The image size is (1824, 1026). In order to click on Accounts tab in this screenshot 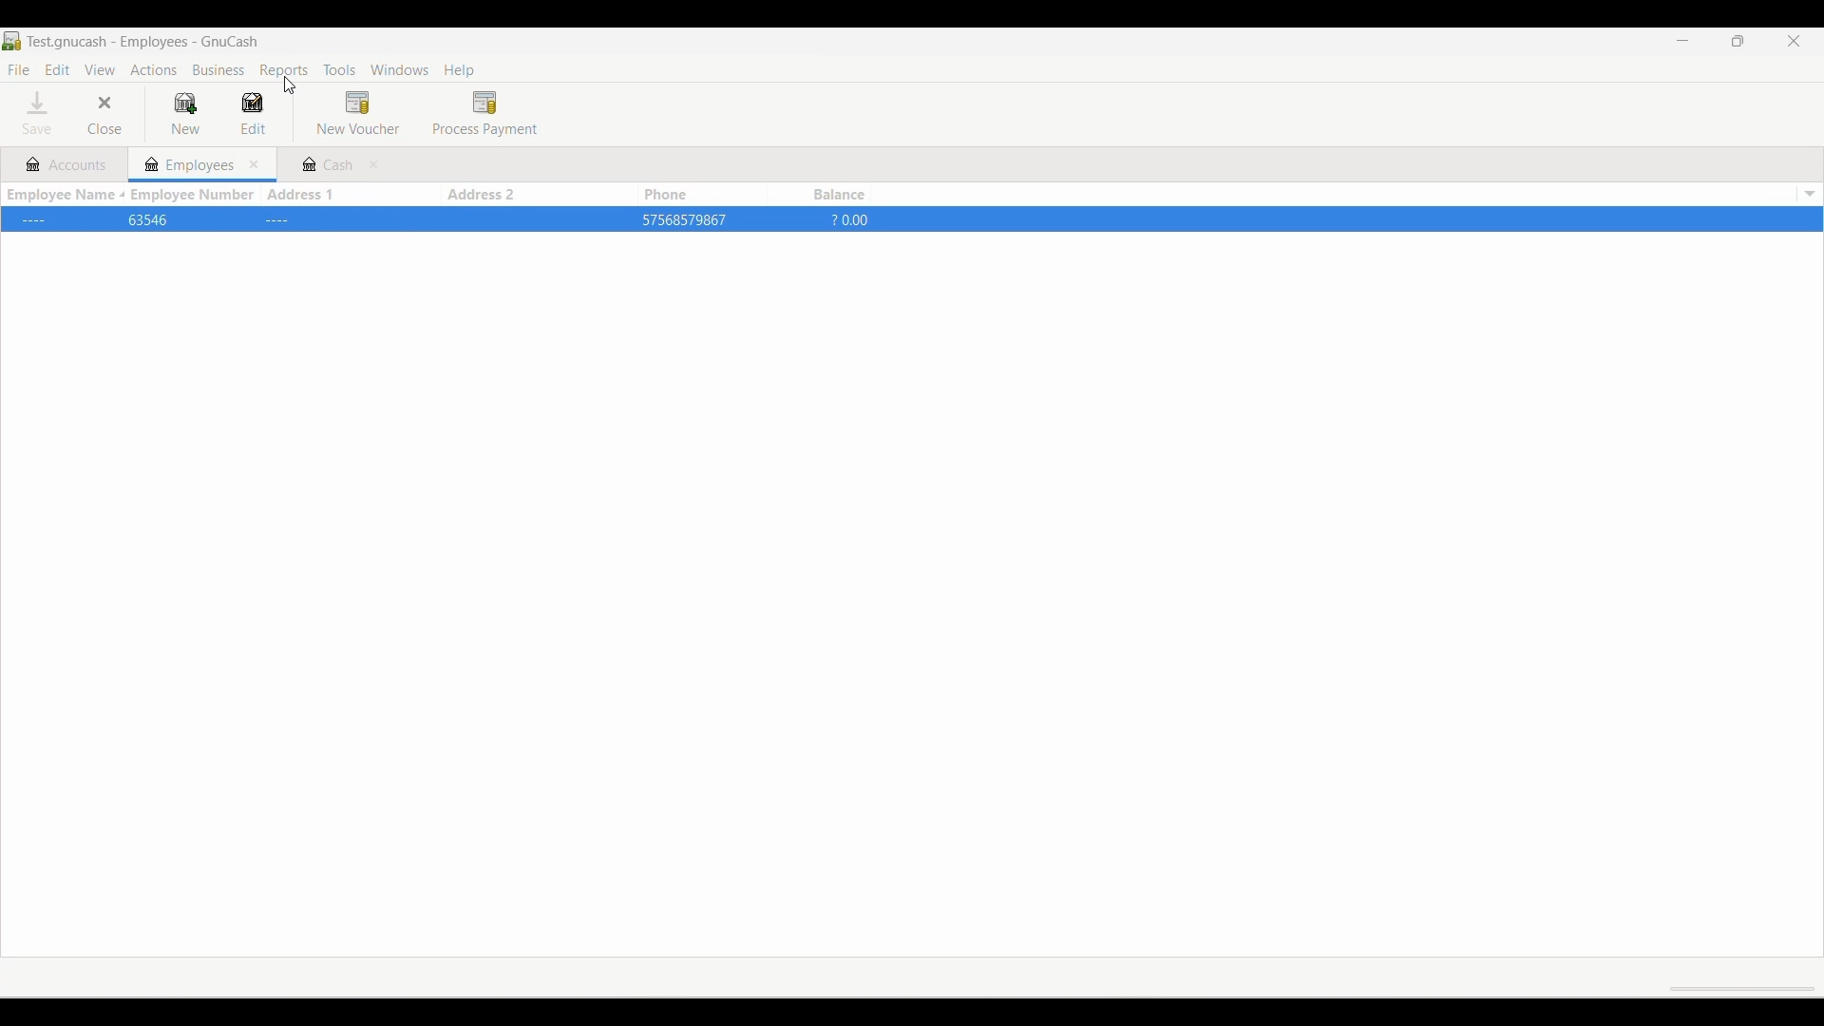, I will do `click(66, 165)`.